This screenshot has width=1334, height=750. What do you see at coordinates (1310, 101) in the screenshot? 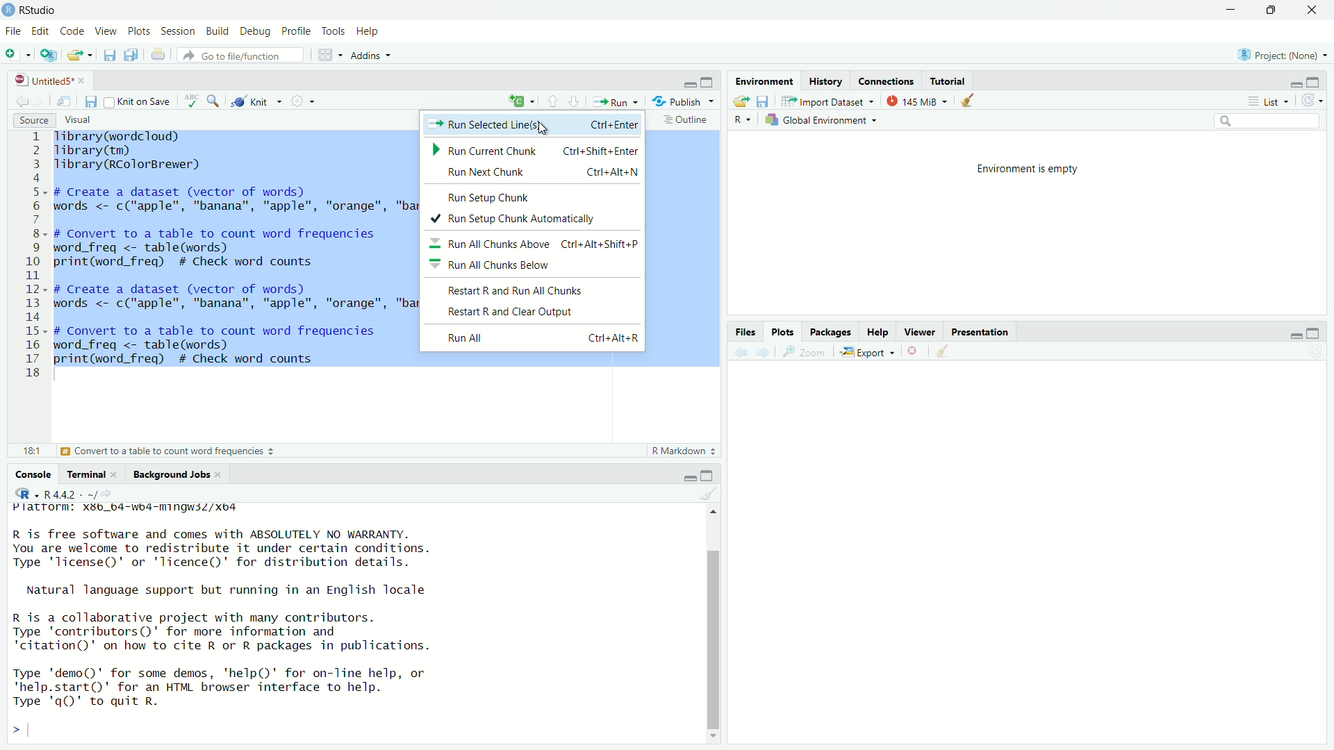
I see `Revert changes` at bounding box center [1310, 101].